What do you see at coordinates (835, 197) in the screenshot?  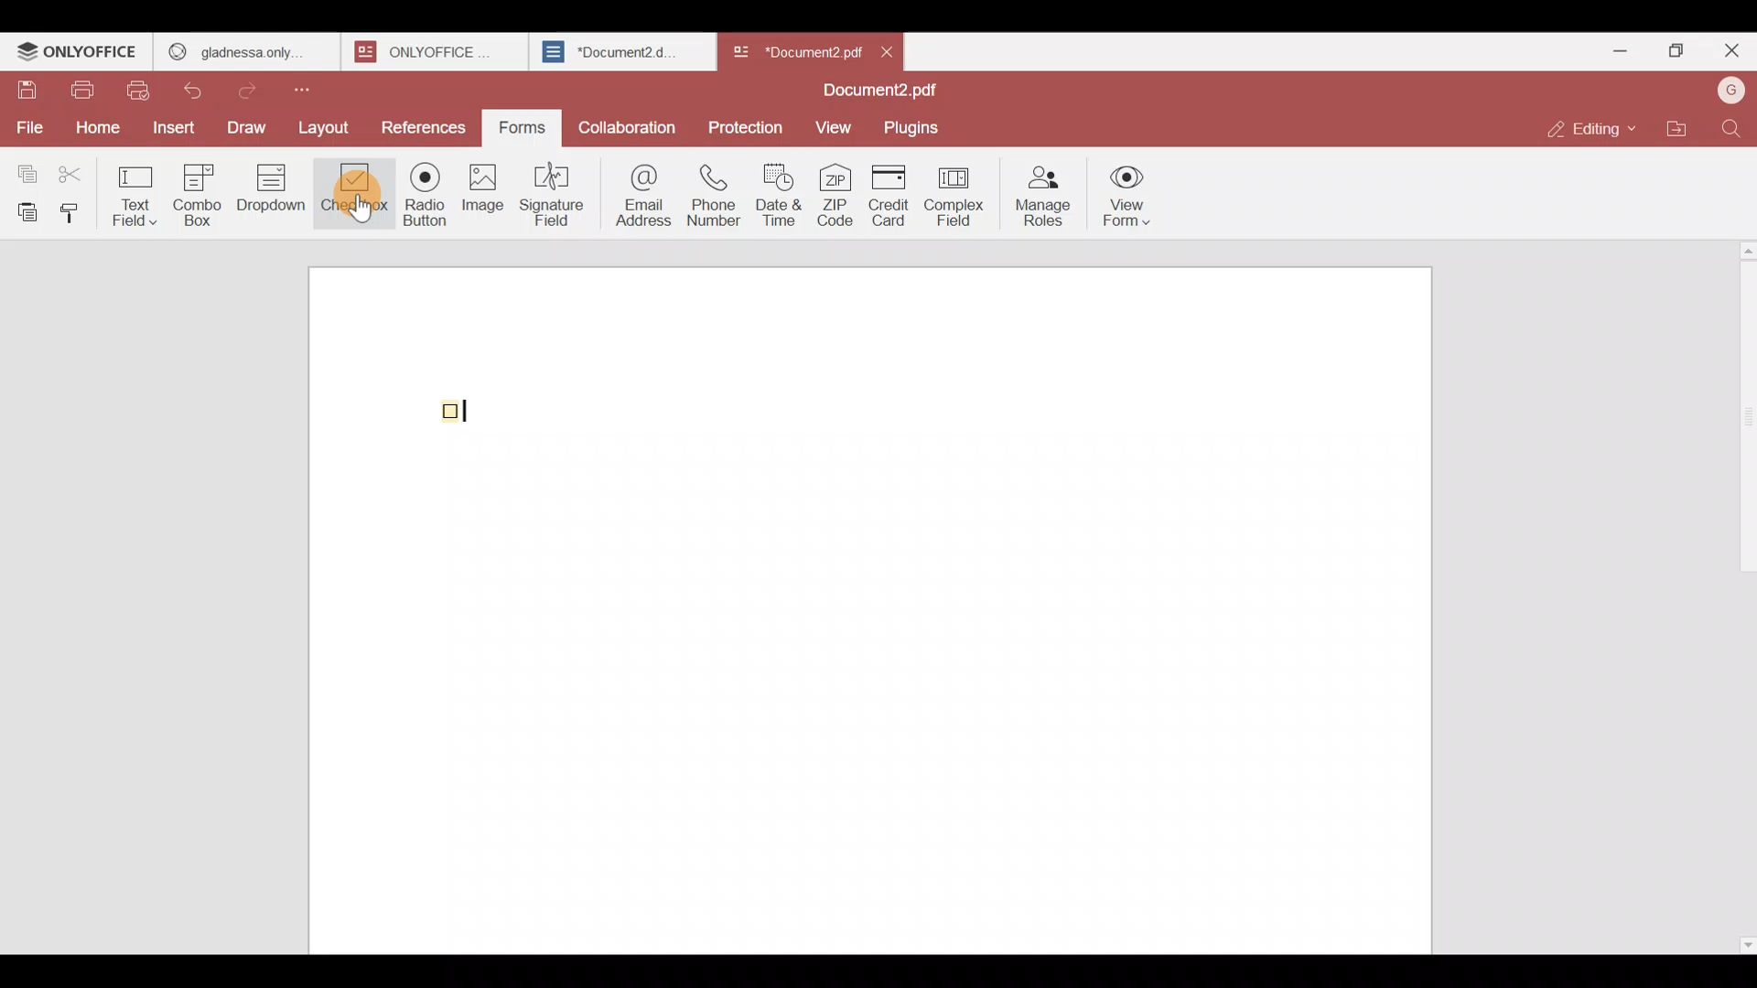 I see `ZIP code` at bounding box center [835, 197].